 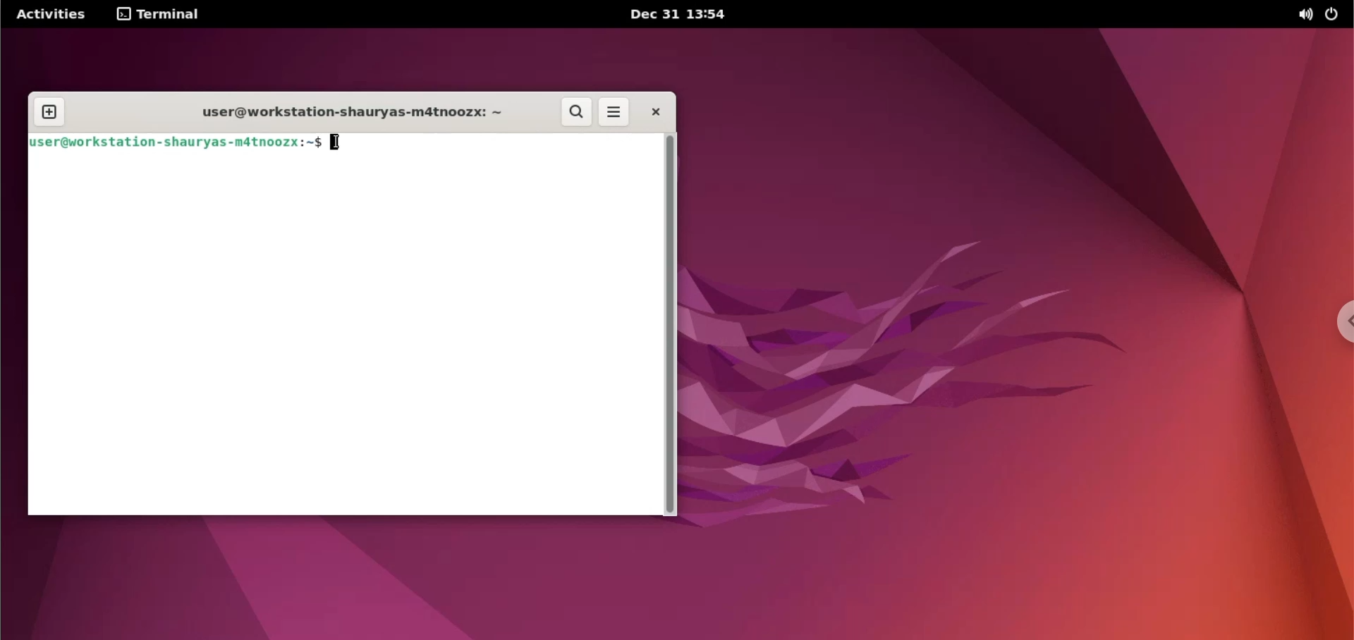 What do you see at coordinates (672, 326) in the screenshot?
I see `scrollbar` at bounding box center [672, 326].